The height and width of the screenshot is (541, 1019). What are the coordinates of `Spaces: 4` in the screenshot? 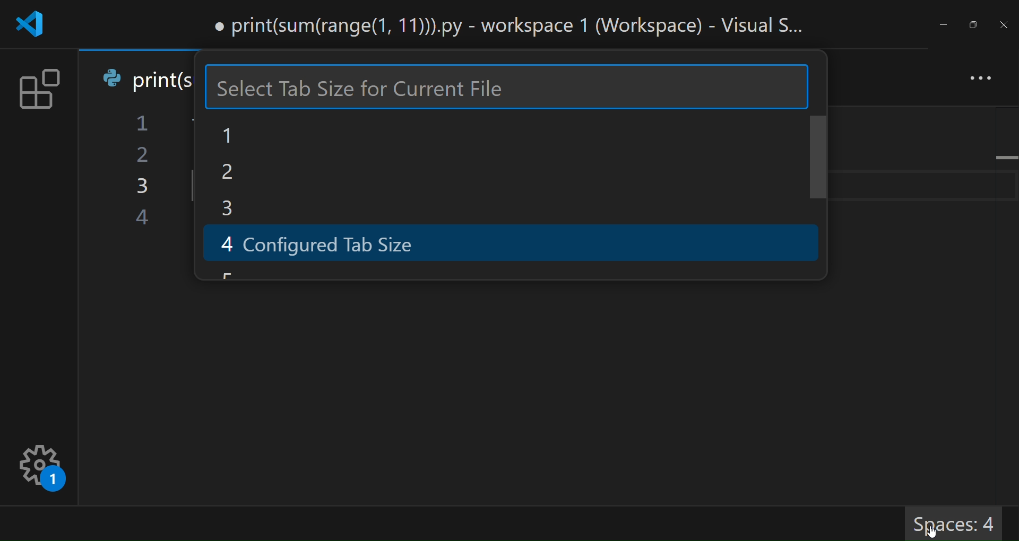 It's located at (954, 522).